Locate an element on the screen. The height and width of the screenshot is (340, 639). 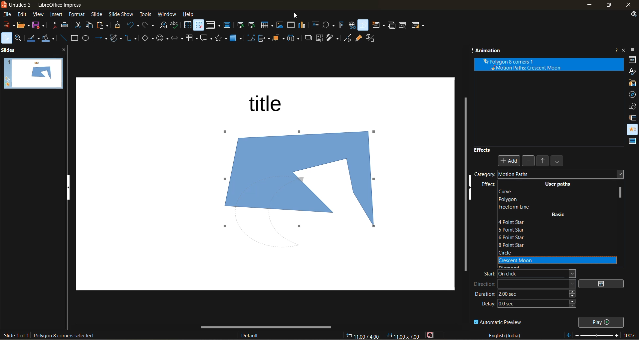
duration is located at coordinates (528, 293).